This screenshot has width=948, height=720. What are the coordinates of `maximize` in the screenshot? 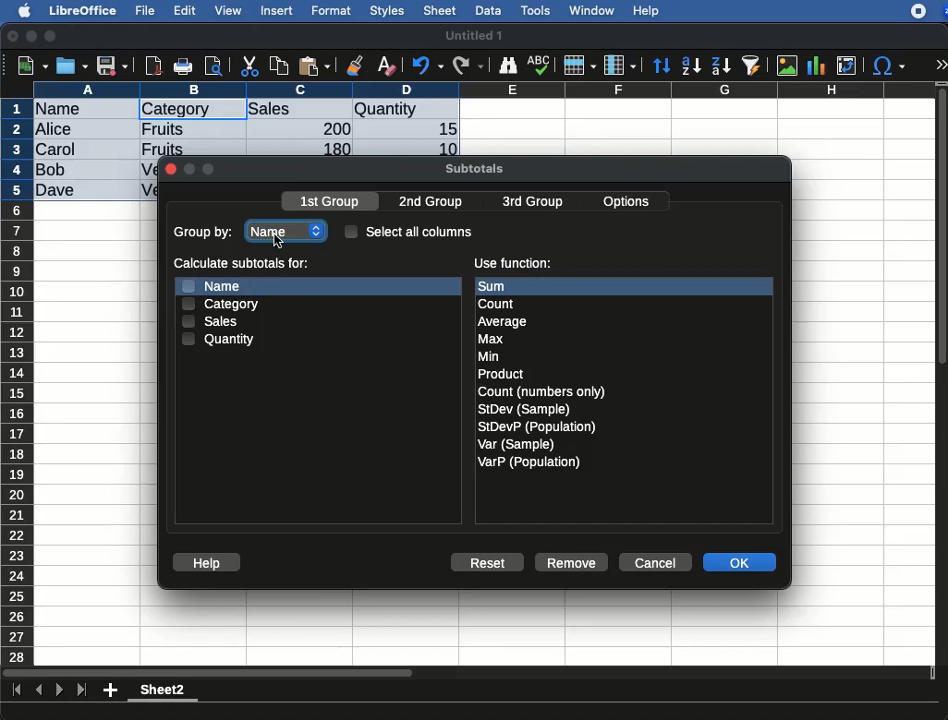 It's located at (53, 37).